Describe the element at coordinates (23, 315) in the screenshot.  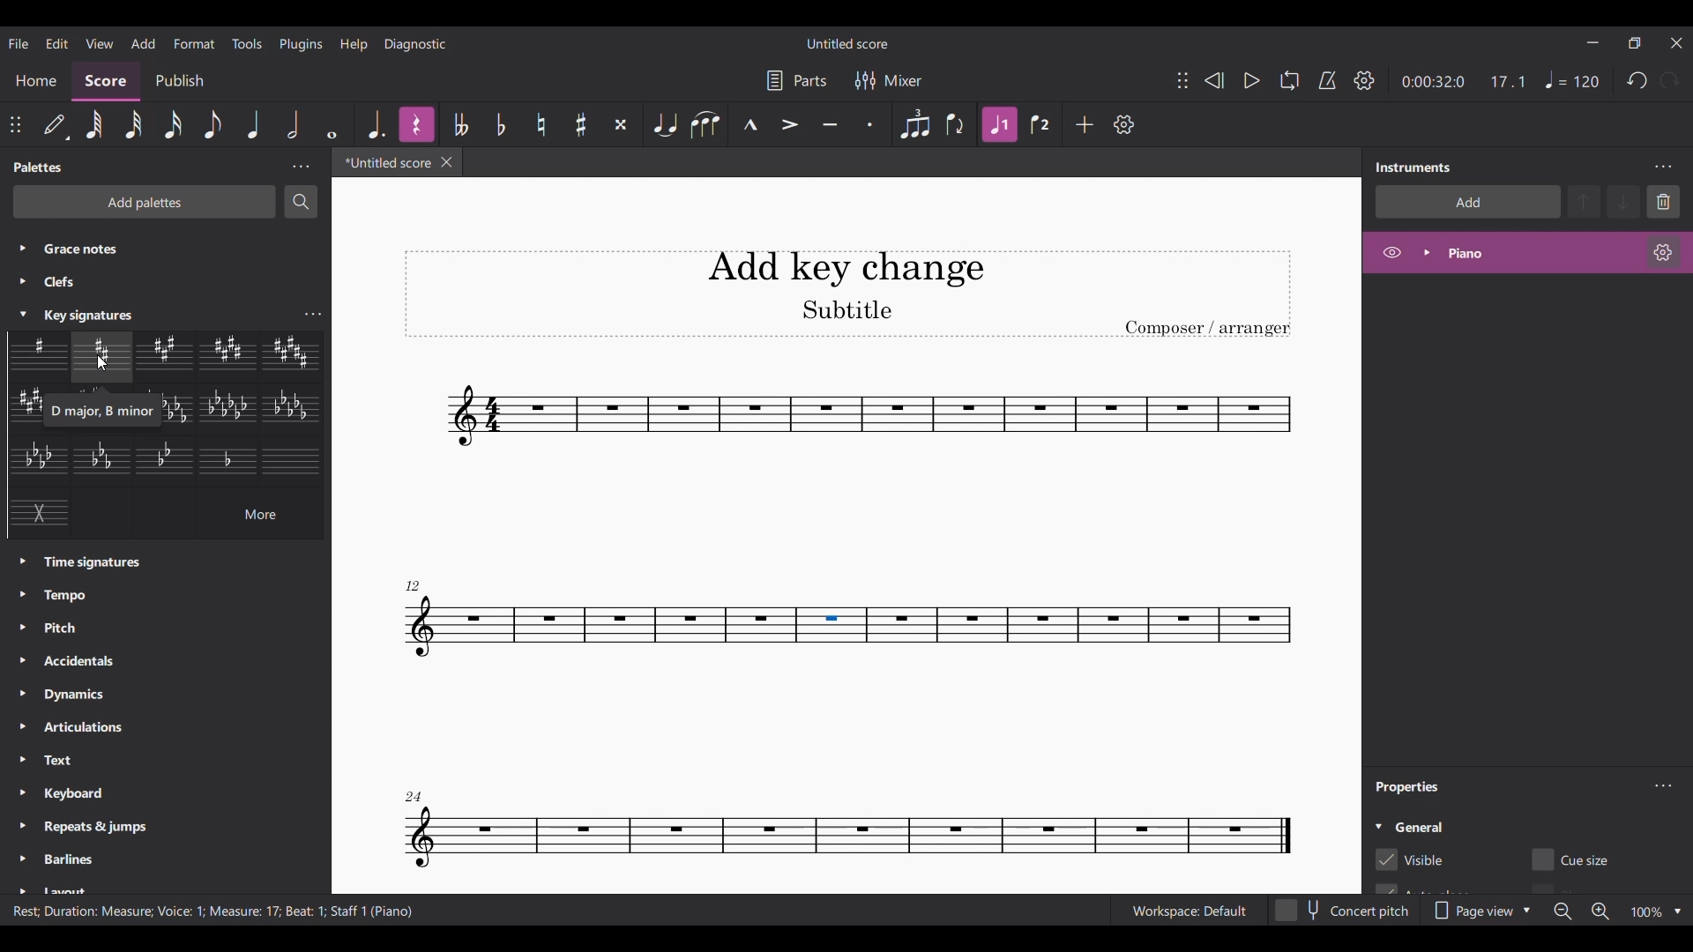
I see `Collapse Key Signature` at that location.